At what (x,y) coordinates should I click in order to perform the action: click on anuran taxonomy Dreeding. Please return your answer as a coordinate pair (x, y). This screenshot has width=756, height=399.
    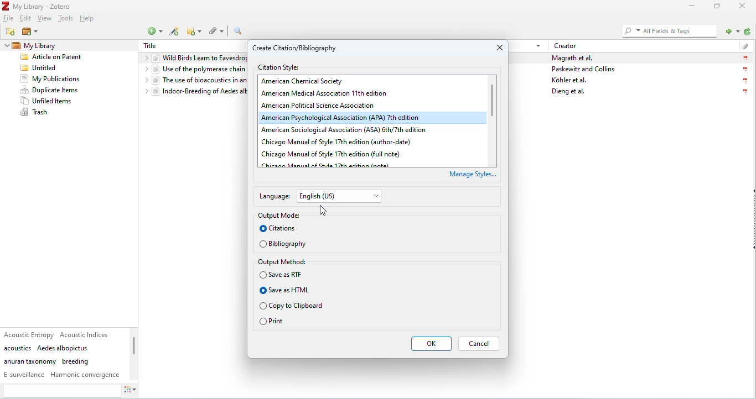
    Looking at the image, I should click on (46, 361).